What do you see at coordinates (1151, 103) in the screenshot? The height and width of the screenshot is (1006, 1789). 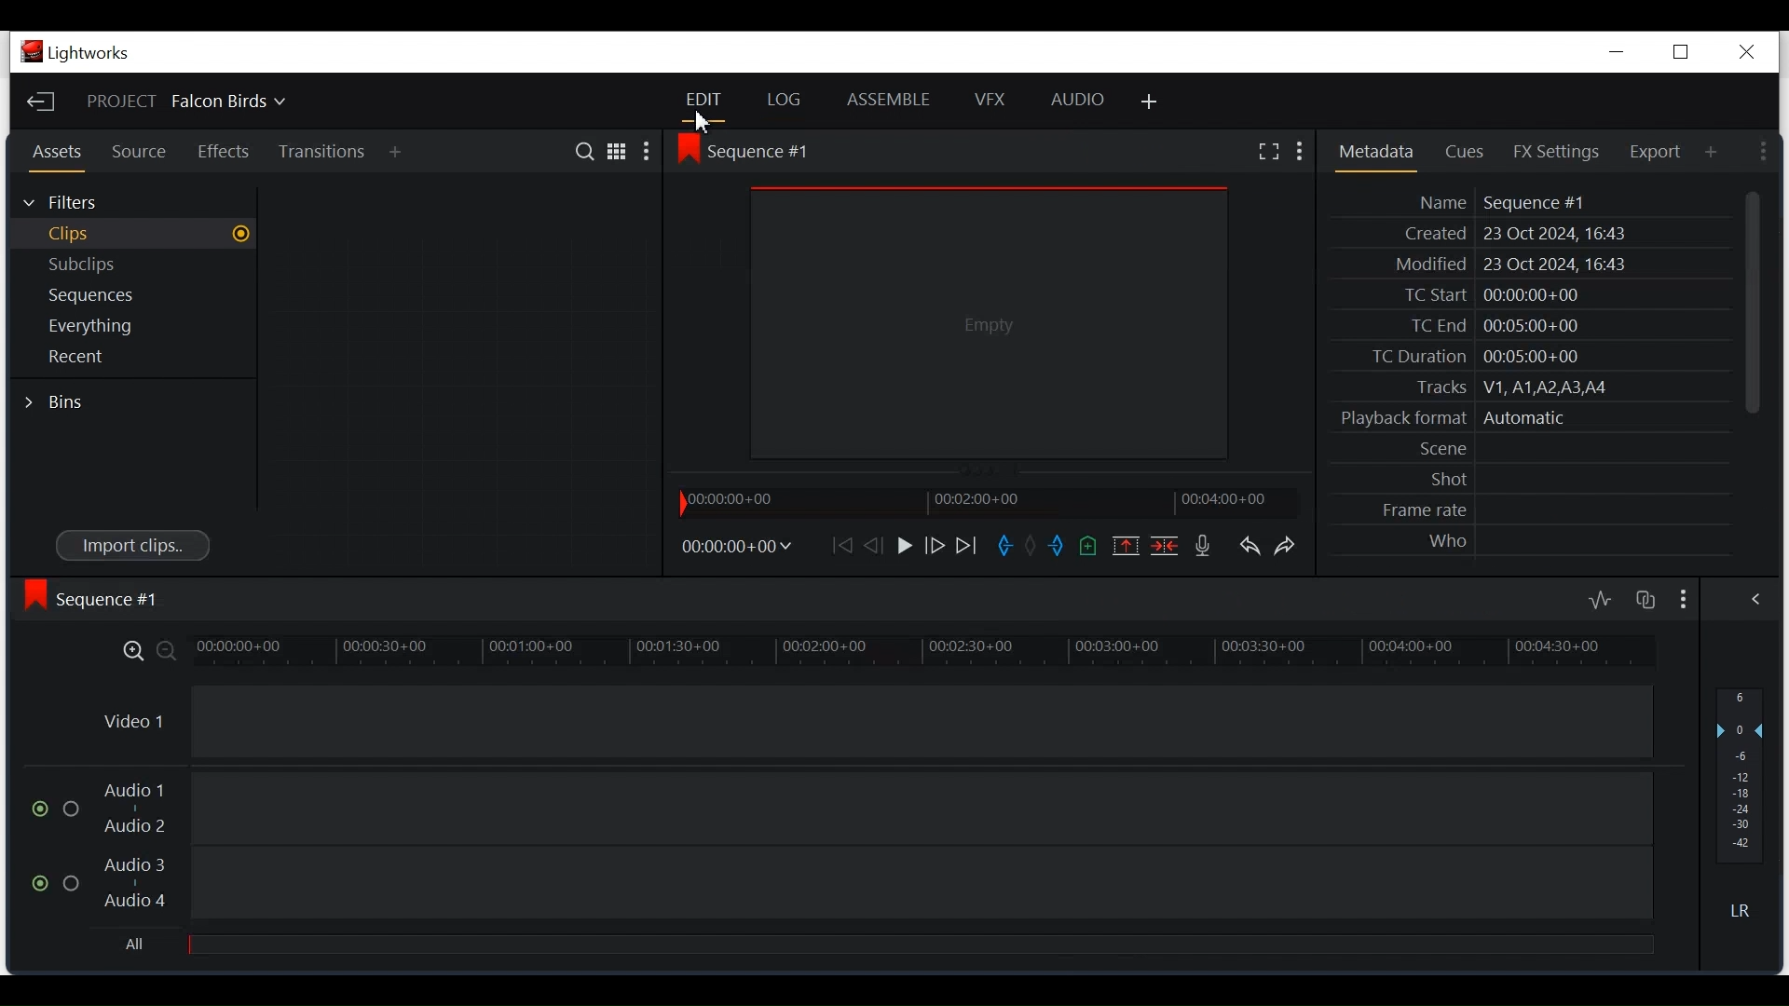 I see `Add Panel` at bounding box center [1151, 103].